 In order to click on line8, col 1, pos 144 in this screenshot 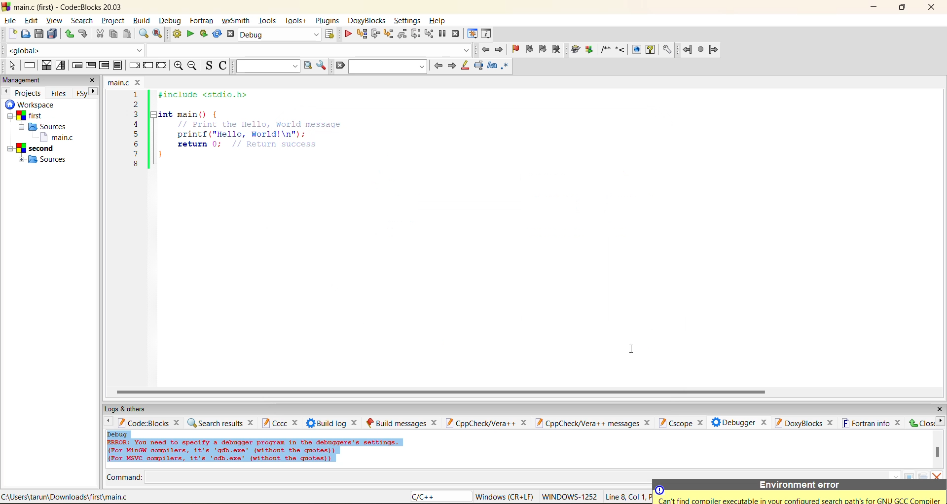, I will do `click(627, 497)`.